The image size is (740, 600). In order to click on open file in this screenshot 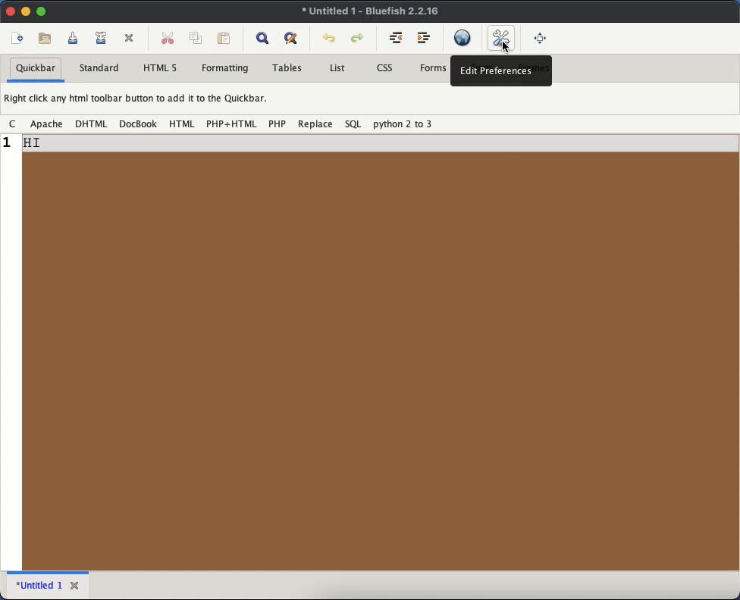, I will do `click(45, 37)`.